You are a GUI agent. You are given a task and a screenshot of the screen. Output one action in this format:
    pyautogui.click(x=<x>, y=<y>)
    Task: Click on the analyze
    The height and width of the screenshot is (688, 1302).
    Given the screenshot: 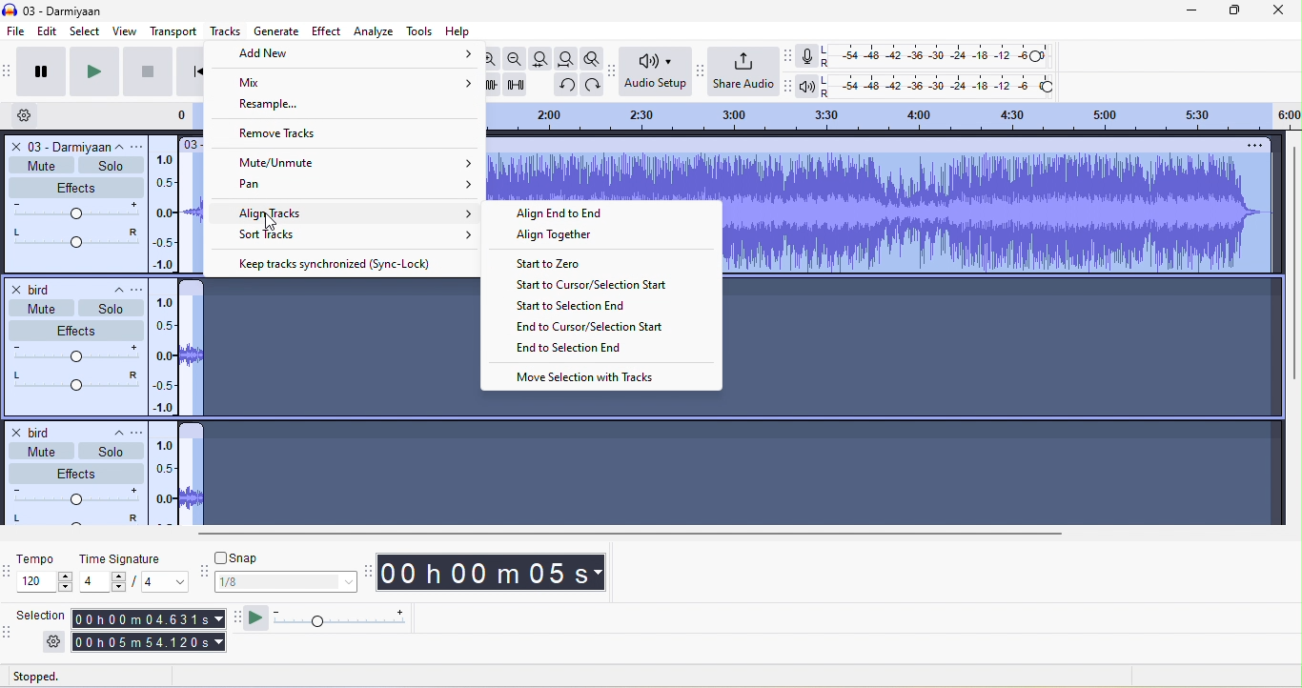 What is the action you would take?
    pyautogui.click(x=375, y=32)
    